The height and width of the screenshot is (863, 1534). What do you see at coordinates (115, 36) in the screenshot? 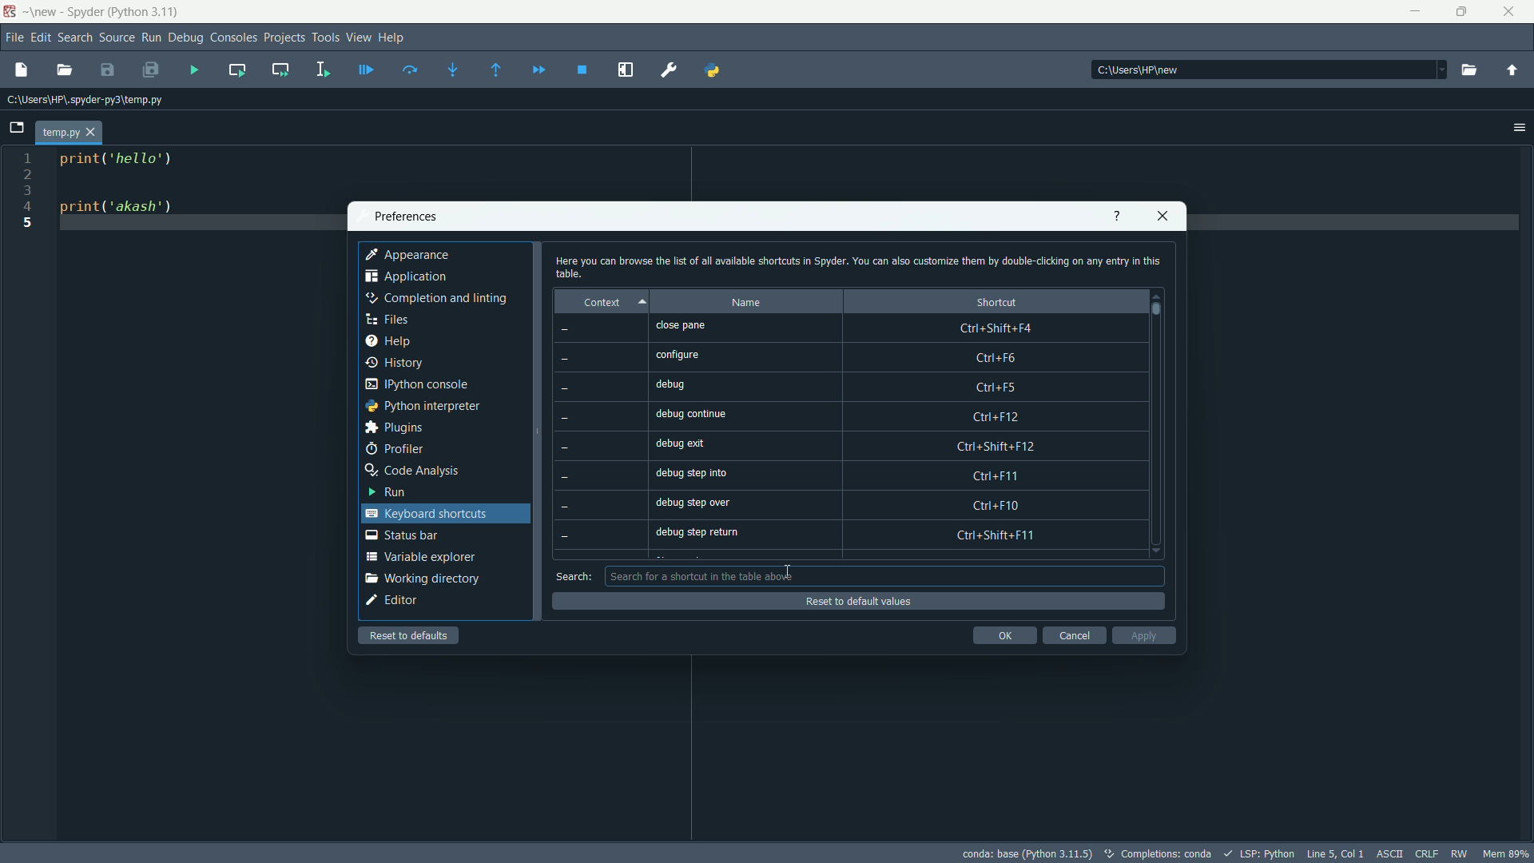
I see `source men` at bounding box center [115, 36].